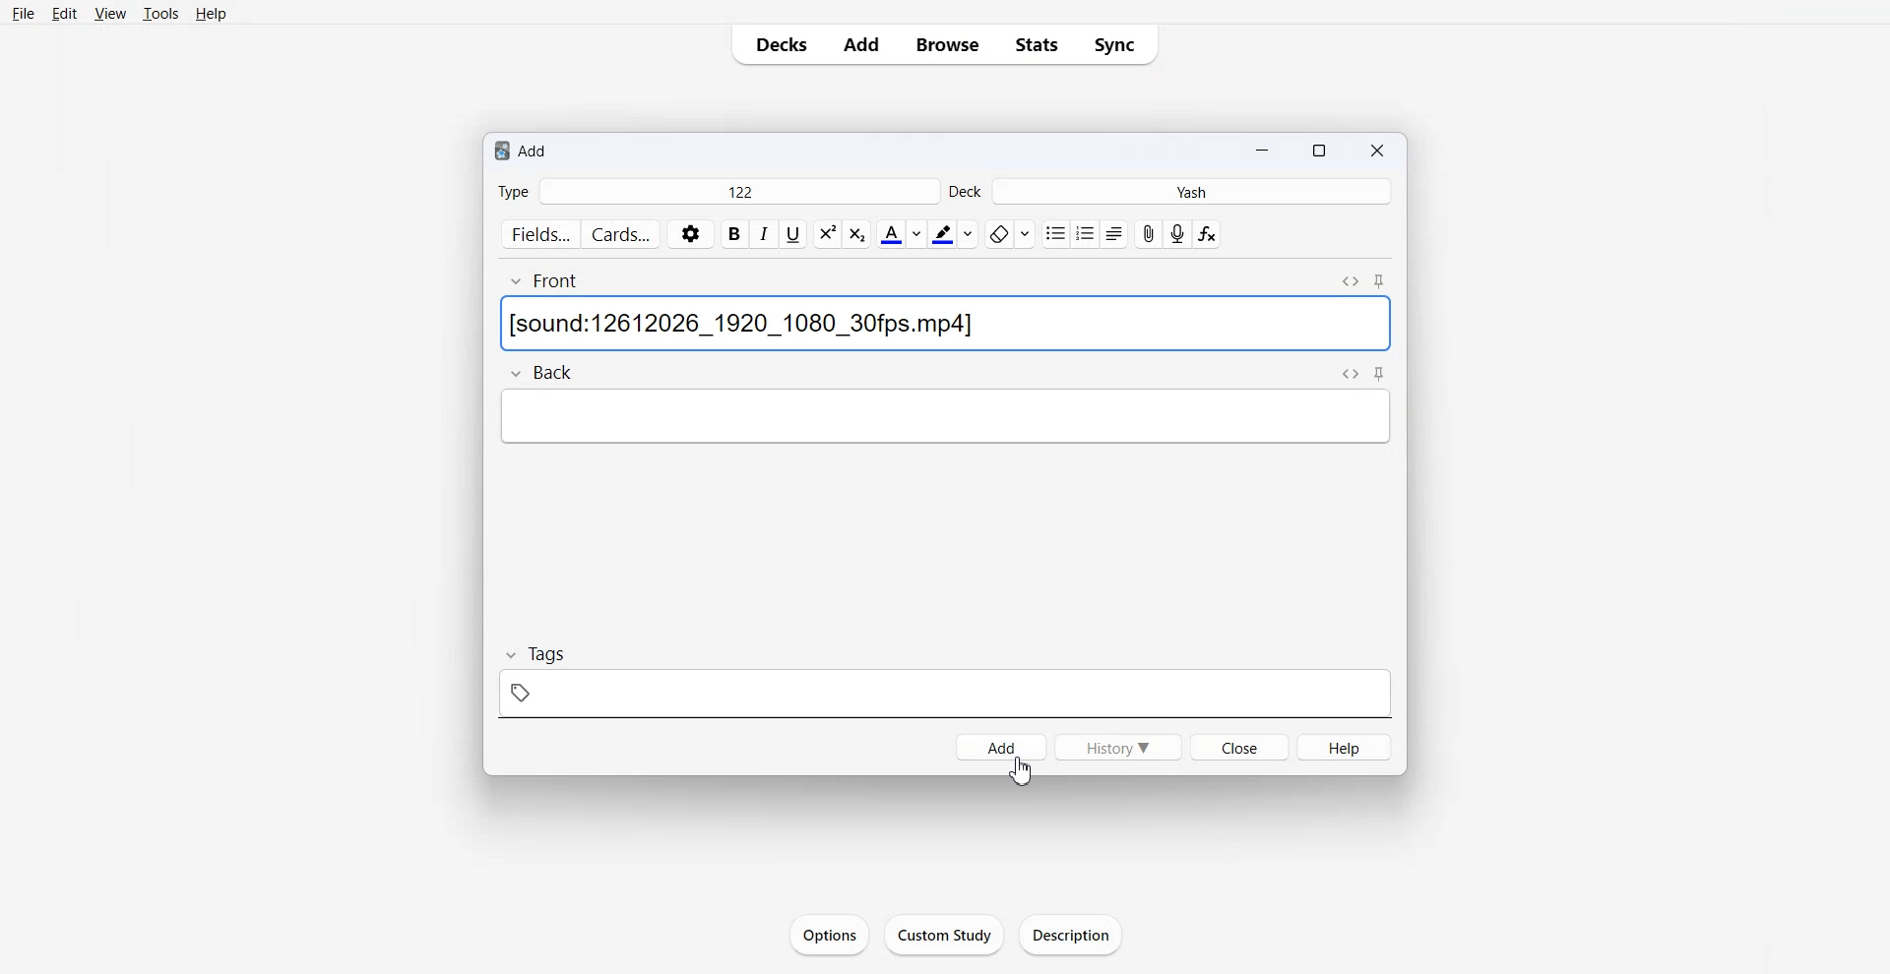 The width and height of the screenshot is (1890, 974). Describe the element at coordinates (828, 234) in the screenshot. I see `Subscript` at that location.